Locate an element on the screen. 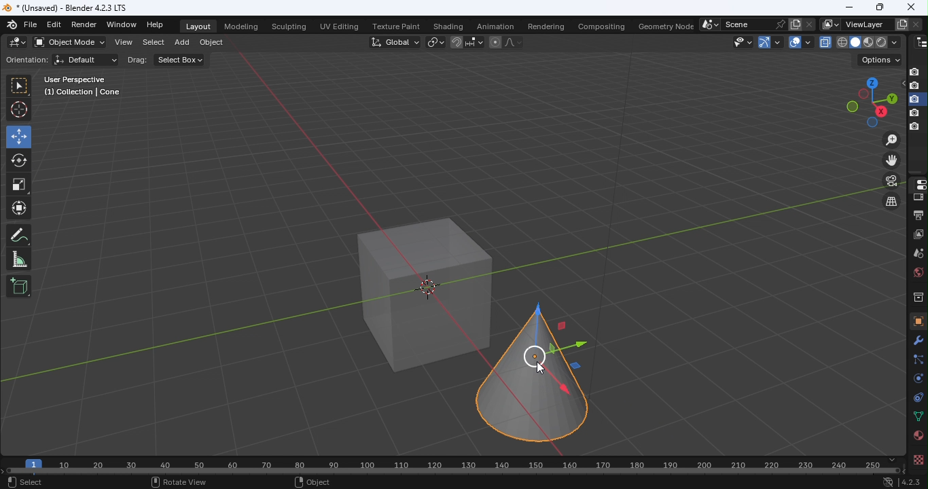  Output is located at coordinates (916, 214).